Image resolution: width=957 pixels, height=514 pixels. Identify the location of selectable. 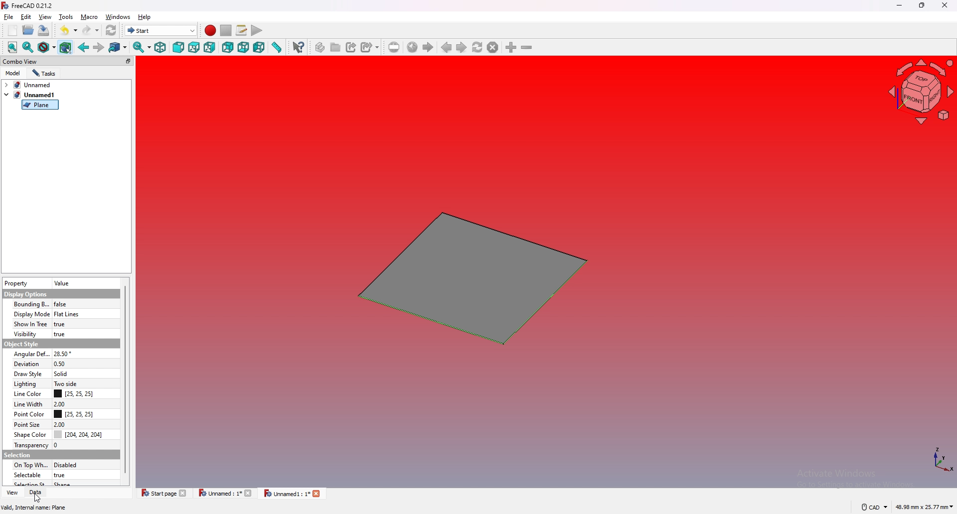
(31, 475).